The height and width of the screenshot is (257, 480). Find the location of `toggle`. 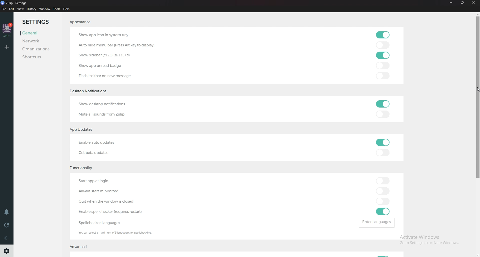

toggle is located at coordinates (383, 66).